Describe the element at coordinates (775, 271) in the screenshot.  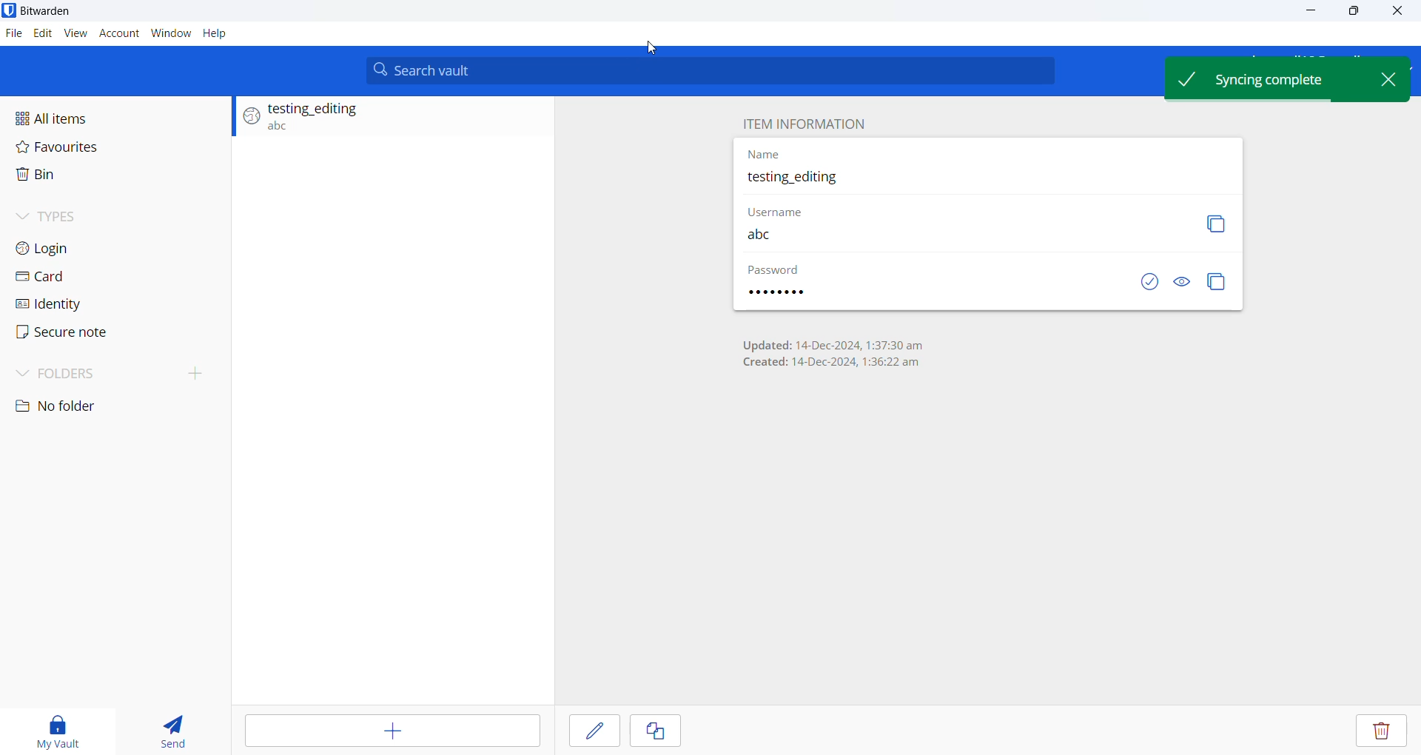
I see `Password hidden` at that location.